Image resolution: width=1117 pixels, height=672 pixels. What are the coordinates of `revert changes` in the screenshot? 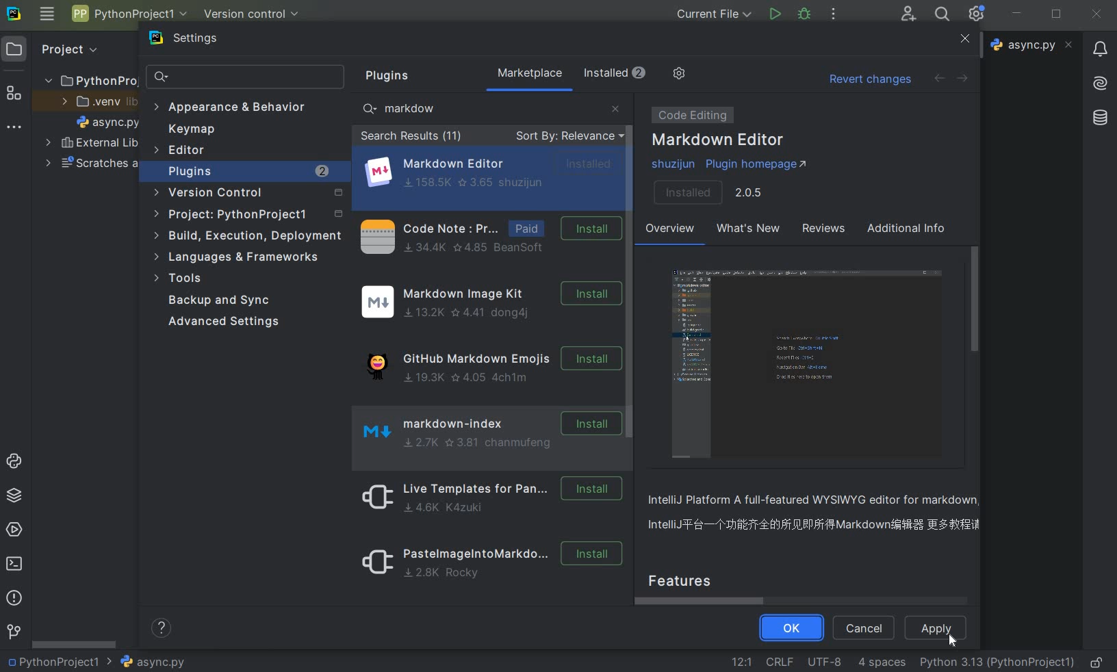 It's located at (869, 81).